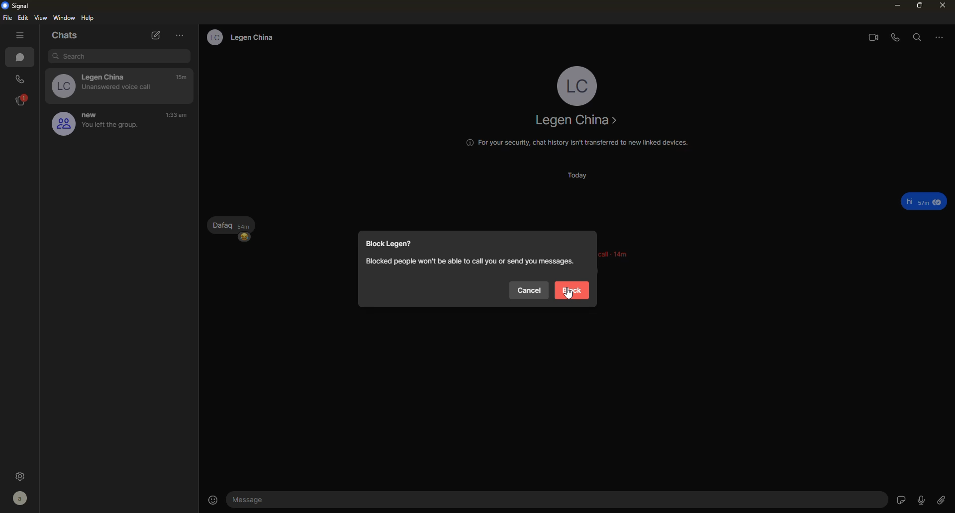  Describe the element at coordinates (869, 37) in the screenshot. I see `video call` at that location.